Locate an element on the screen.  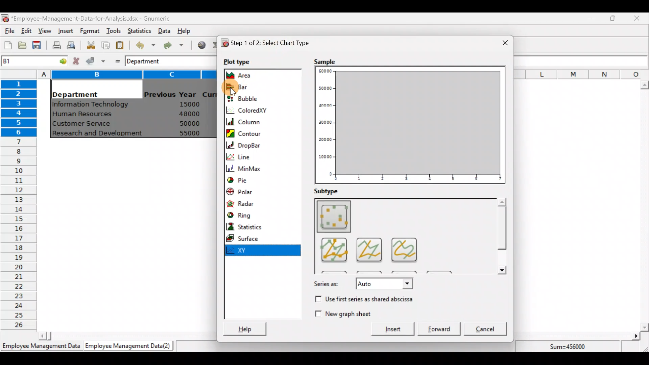
Copy the selection is located at coordinates (105, 44).